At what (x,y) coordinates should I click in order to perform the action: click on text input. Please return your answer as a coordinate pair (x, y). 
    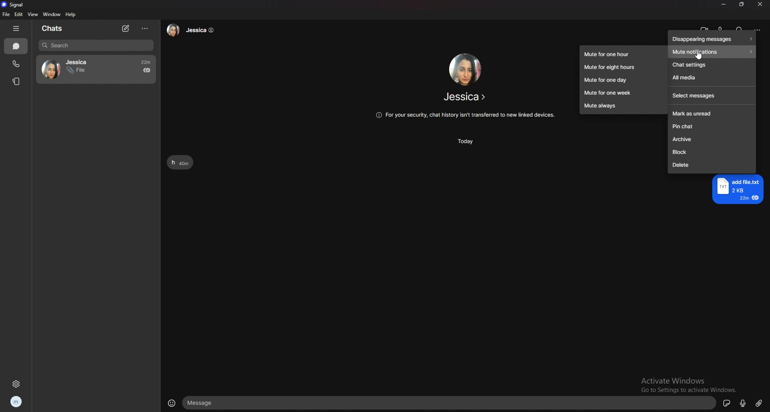
    Looking at the image, I should click on (449, 403).